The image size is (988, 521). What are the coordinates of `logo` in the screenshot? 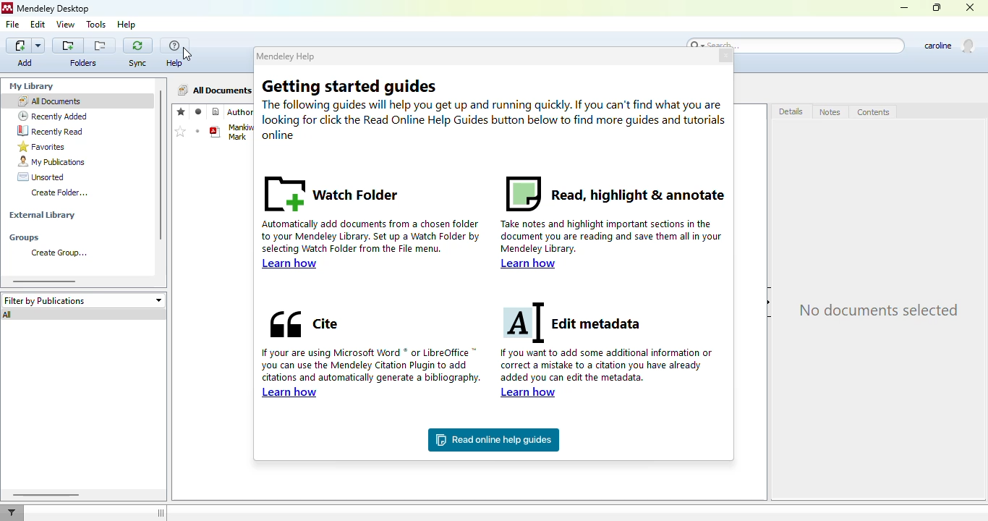 It's located at (8, 8).